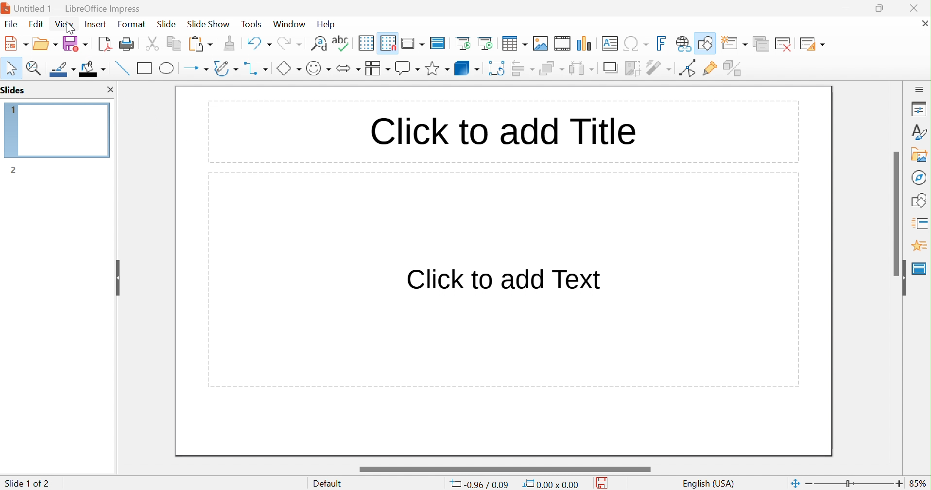 The width and height of the screenshot is (931, 490). What do you see at coordinates (168, 68) in the screenshot?
I see `ellipse` at bounding box center [168, 68].